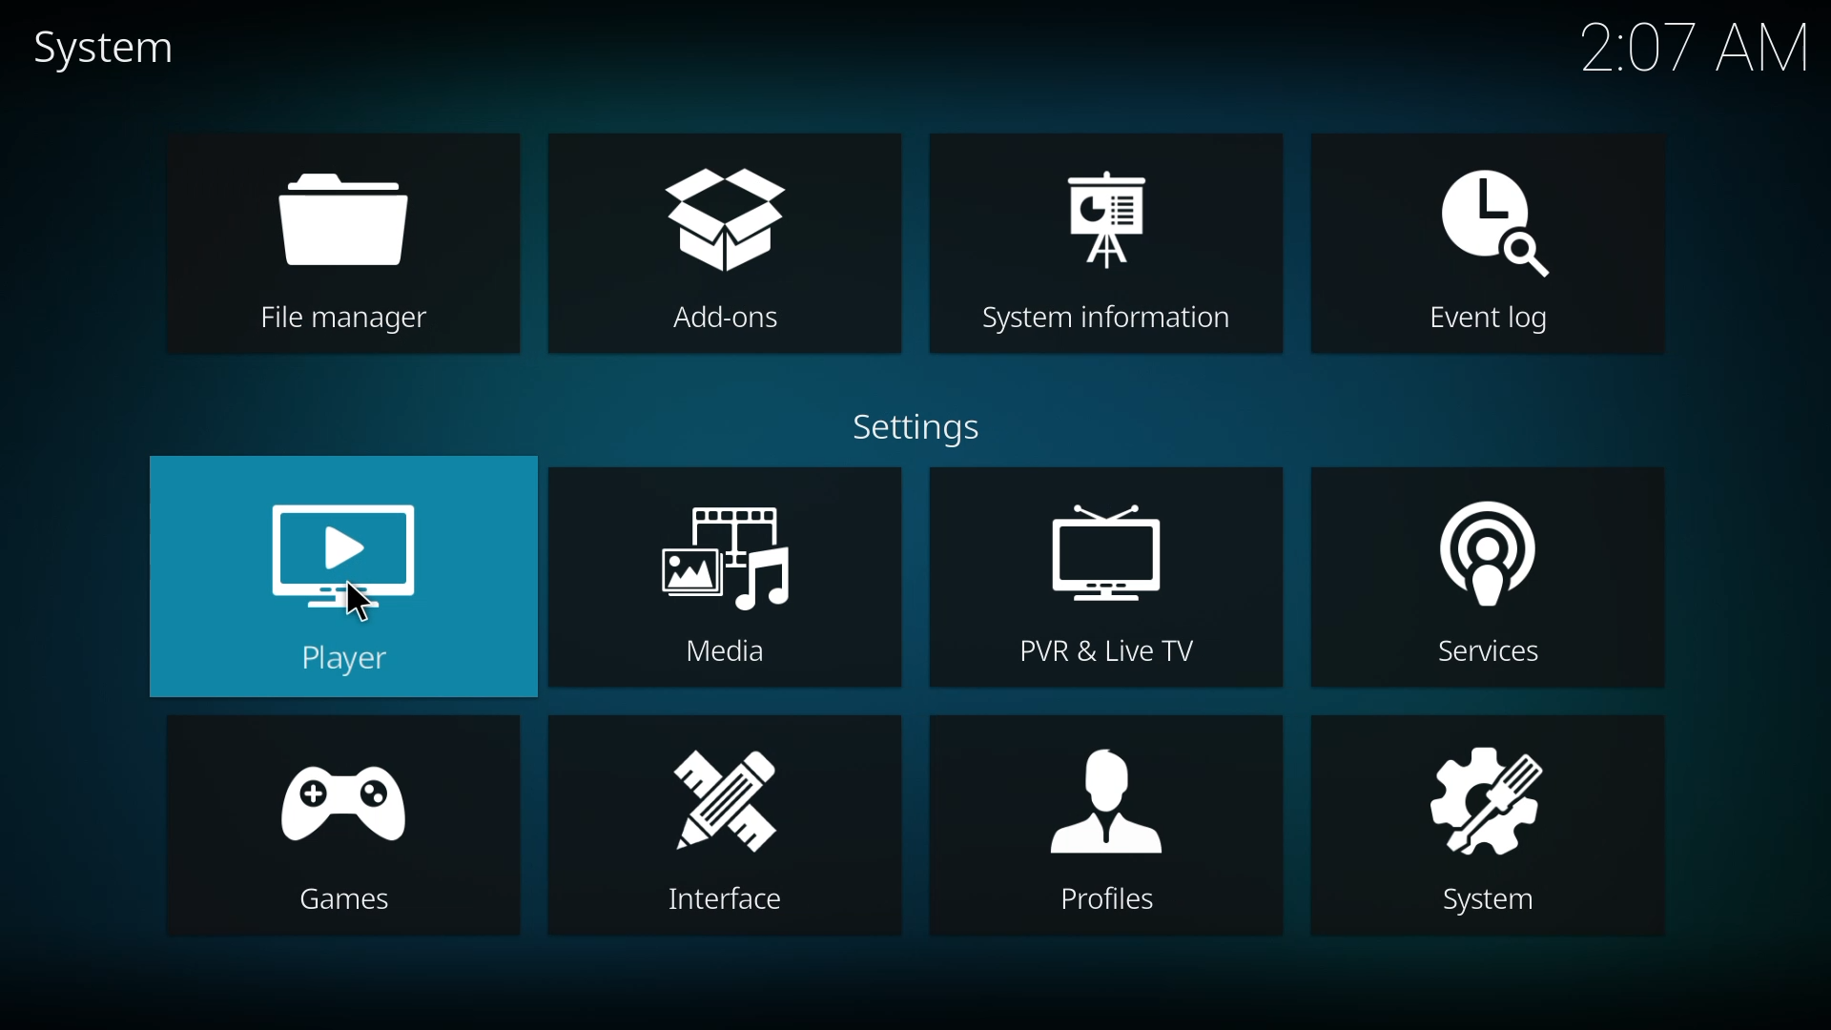  What do you see at coordinates (358, 602) in the screenshot?
I see `cursor` at bounding box center [358, 602].